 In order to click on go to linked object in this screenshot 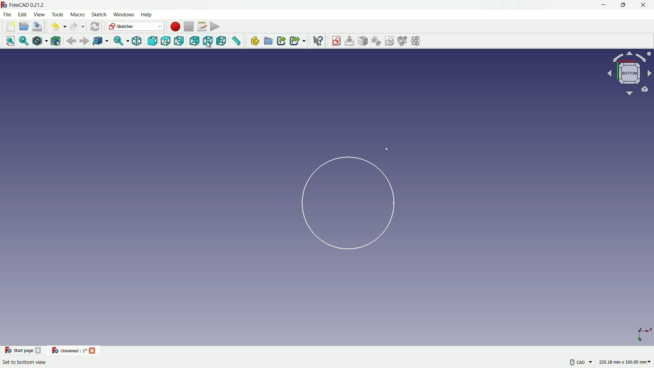, I will do `click(100, 41)`.